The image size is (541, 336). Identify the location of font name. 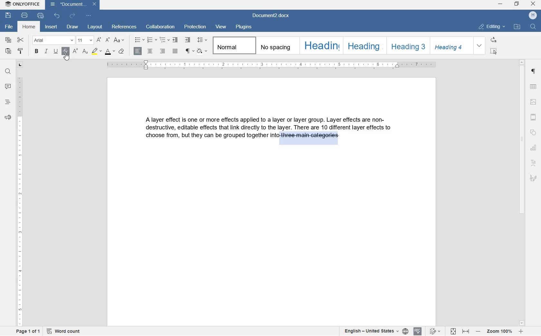
(52, 40).